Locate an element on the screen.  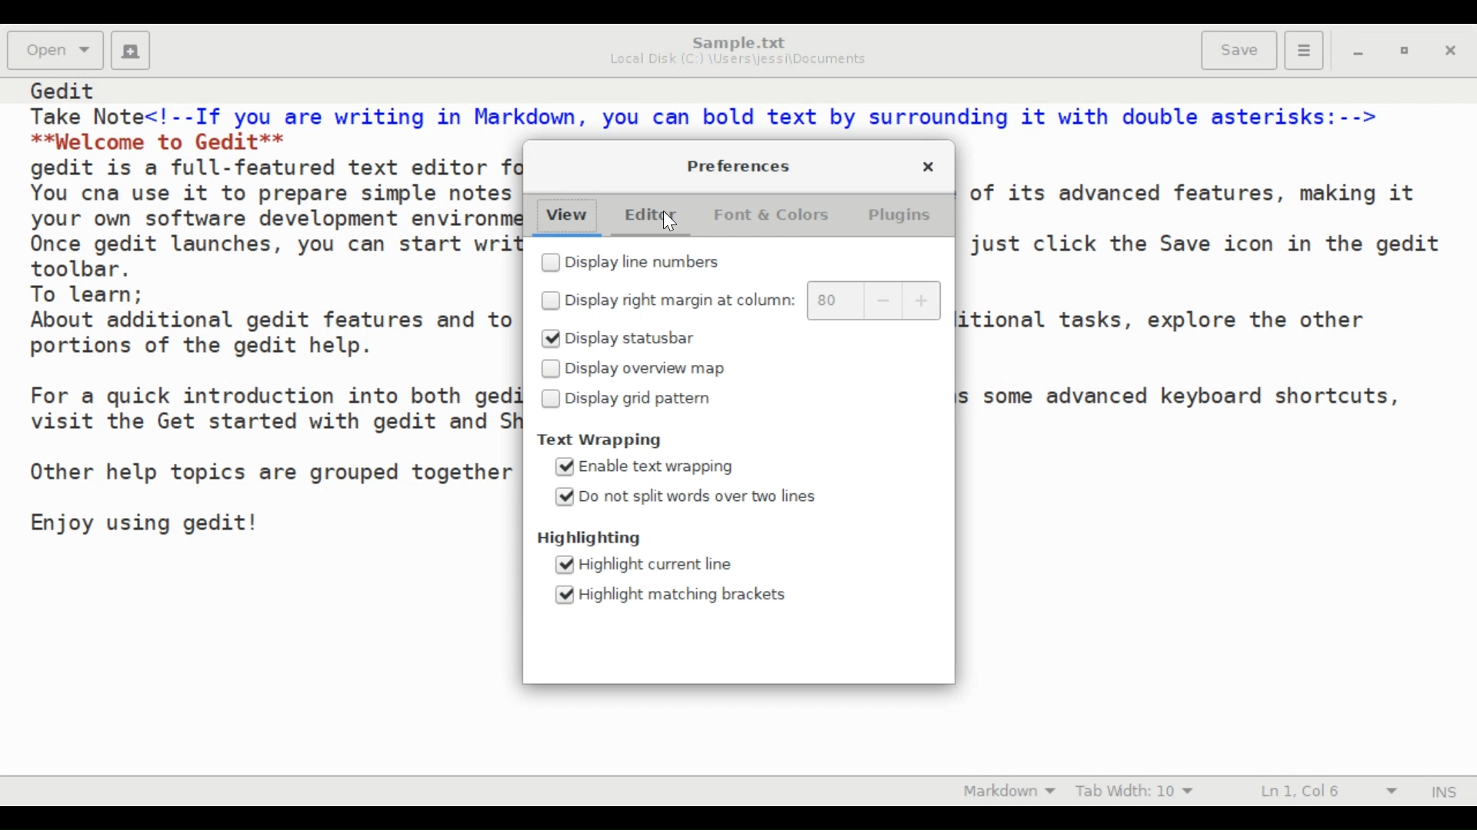
(un)select Display grid pattern is located at coordinates (635, 400).